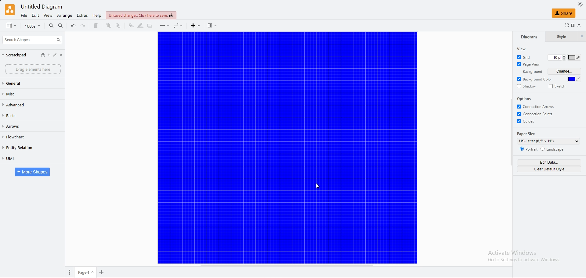 The height and width of the screenshot is (278, 586). Describe the element at coordinates (86, 273) in the screenshot. I see `page 1` at that location.